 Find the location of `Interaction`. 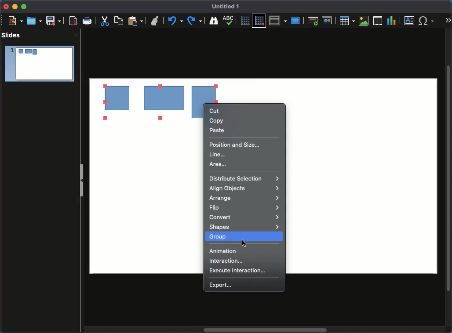

Interaction is located at coordinates (226, 261).